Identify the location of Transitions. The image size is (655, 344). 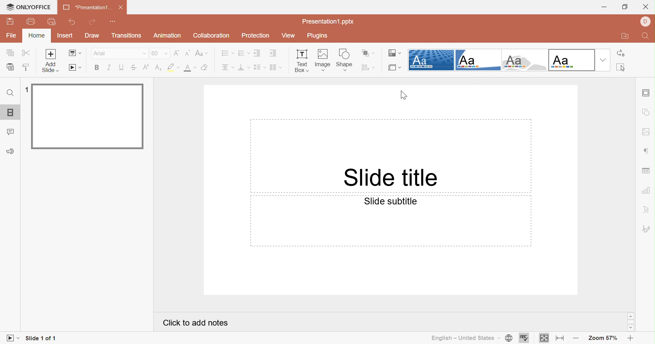
(125, 35).